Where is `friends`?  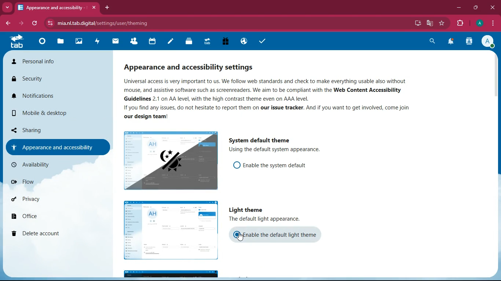
friends is located at coordinates (132, 42).